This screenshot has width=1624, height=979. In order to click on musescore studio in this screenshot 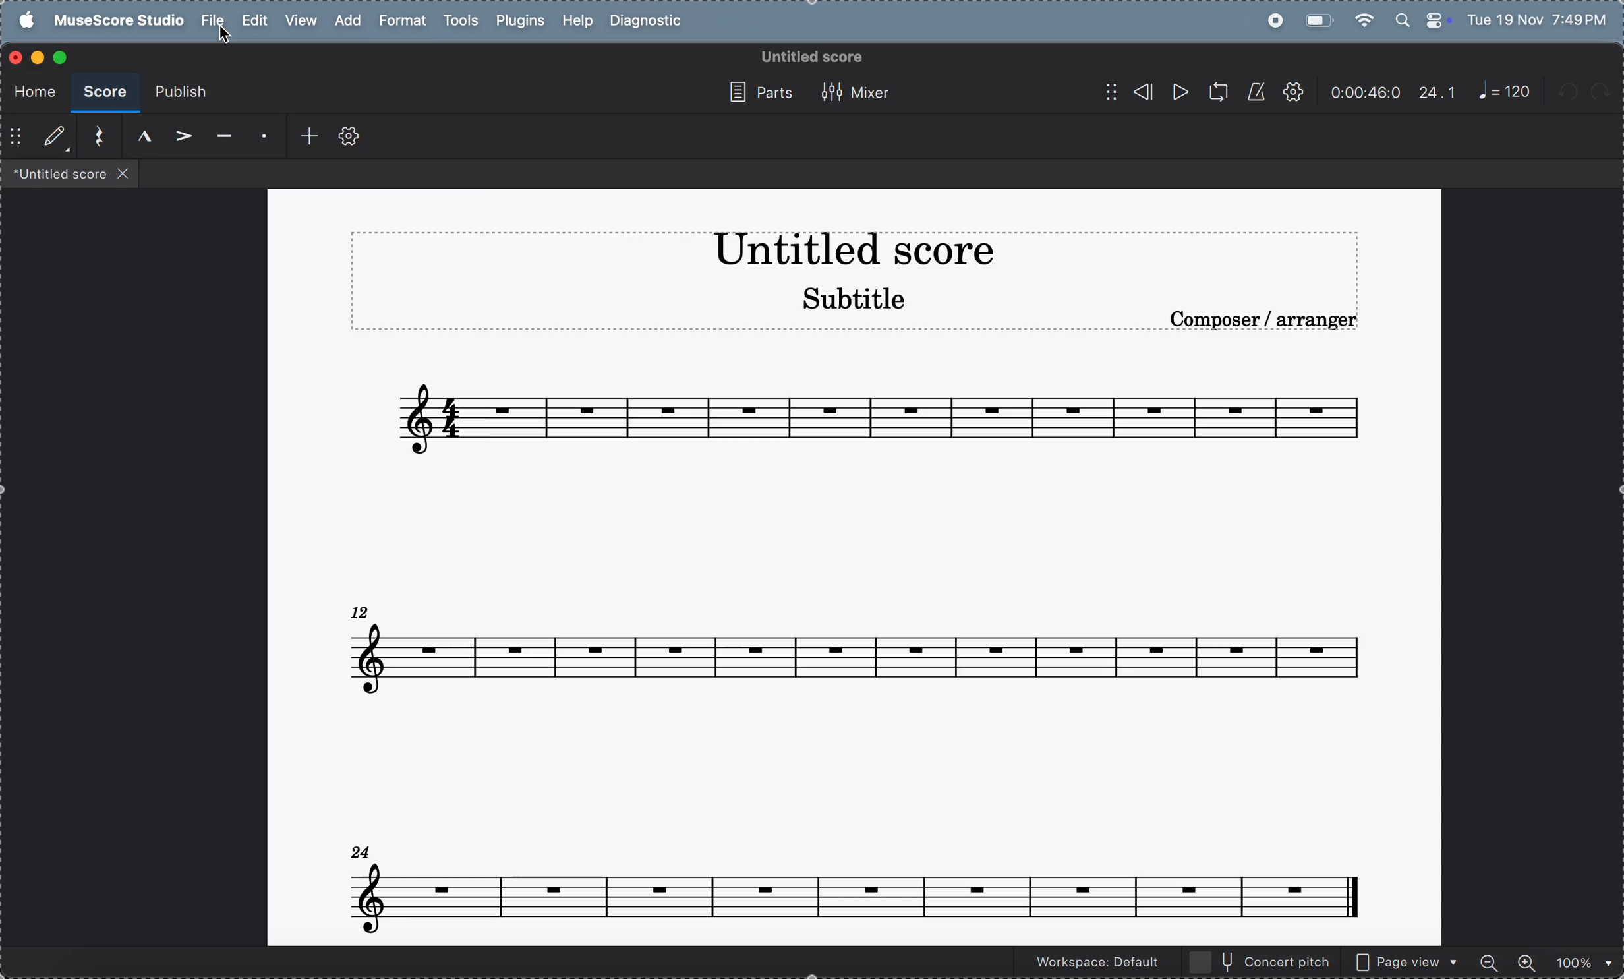, I will do `click(115, 21)`.